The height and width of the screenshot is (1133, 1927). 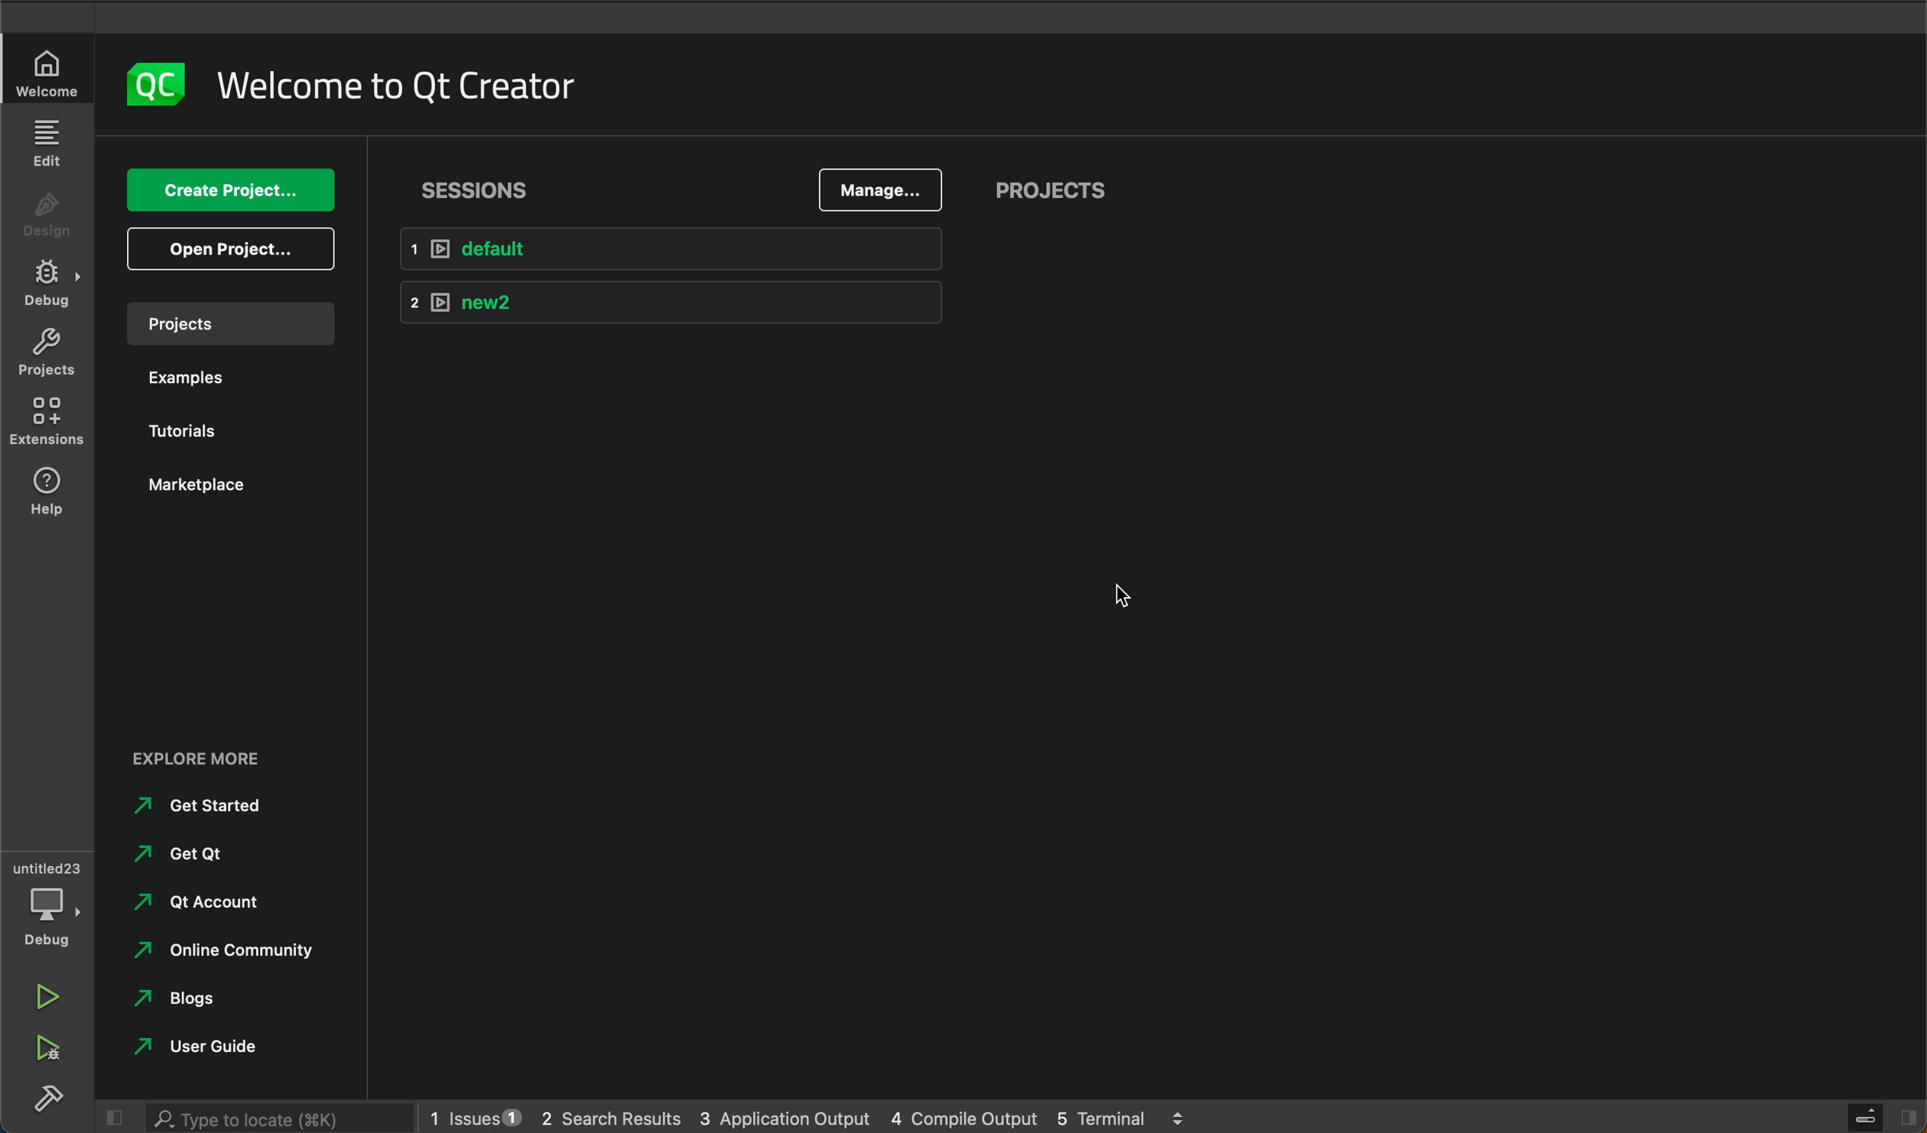 What do you see at coordinates (46, 354) in the screenshot?
I see `project` at bounding box center [46, 354].